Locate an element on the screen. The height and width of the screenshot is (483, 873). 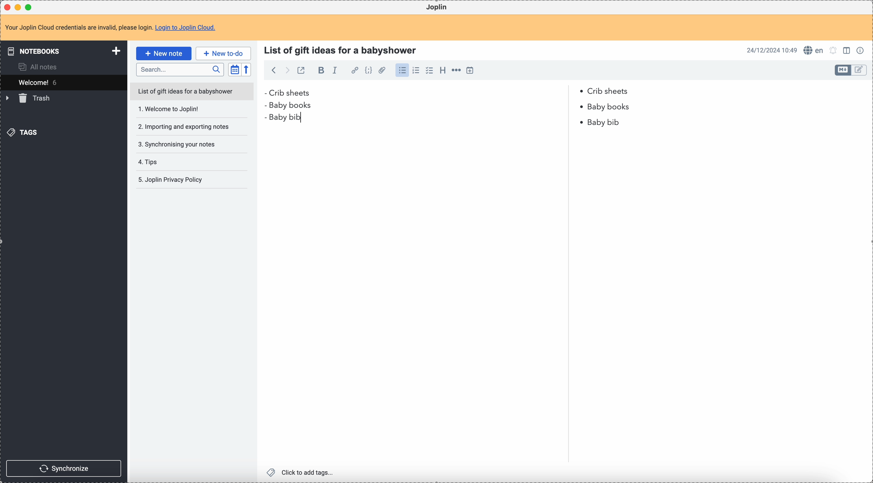
welcome is located at coordinates (63, 82).